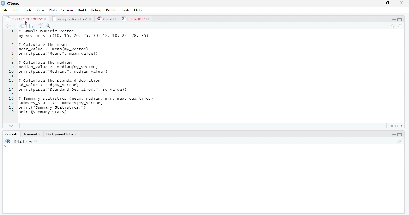 The image size is (409, 215). I want to click on 1:1, so click(10, 126).